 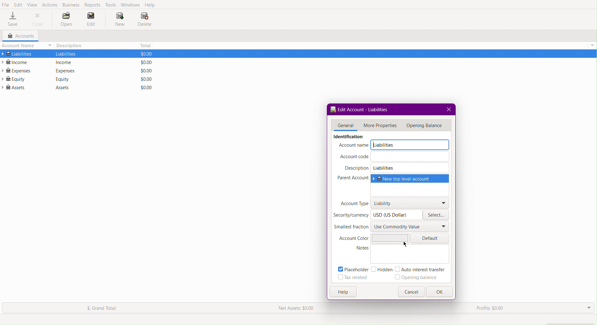 What do you see at coordinates (382, 270) in the screenshot?
I see `Hidden` at bounding box center [382, 270].